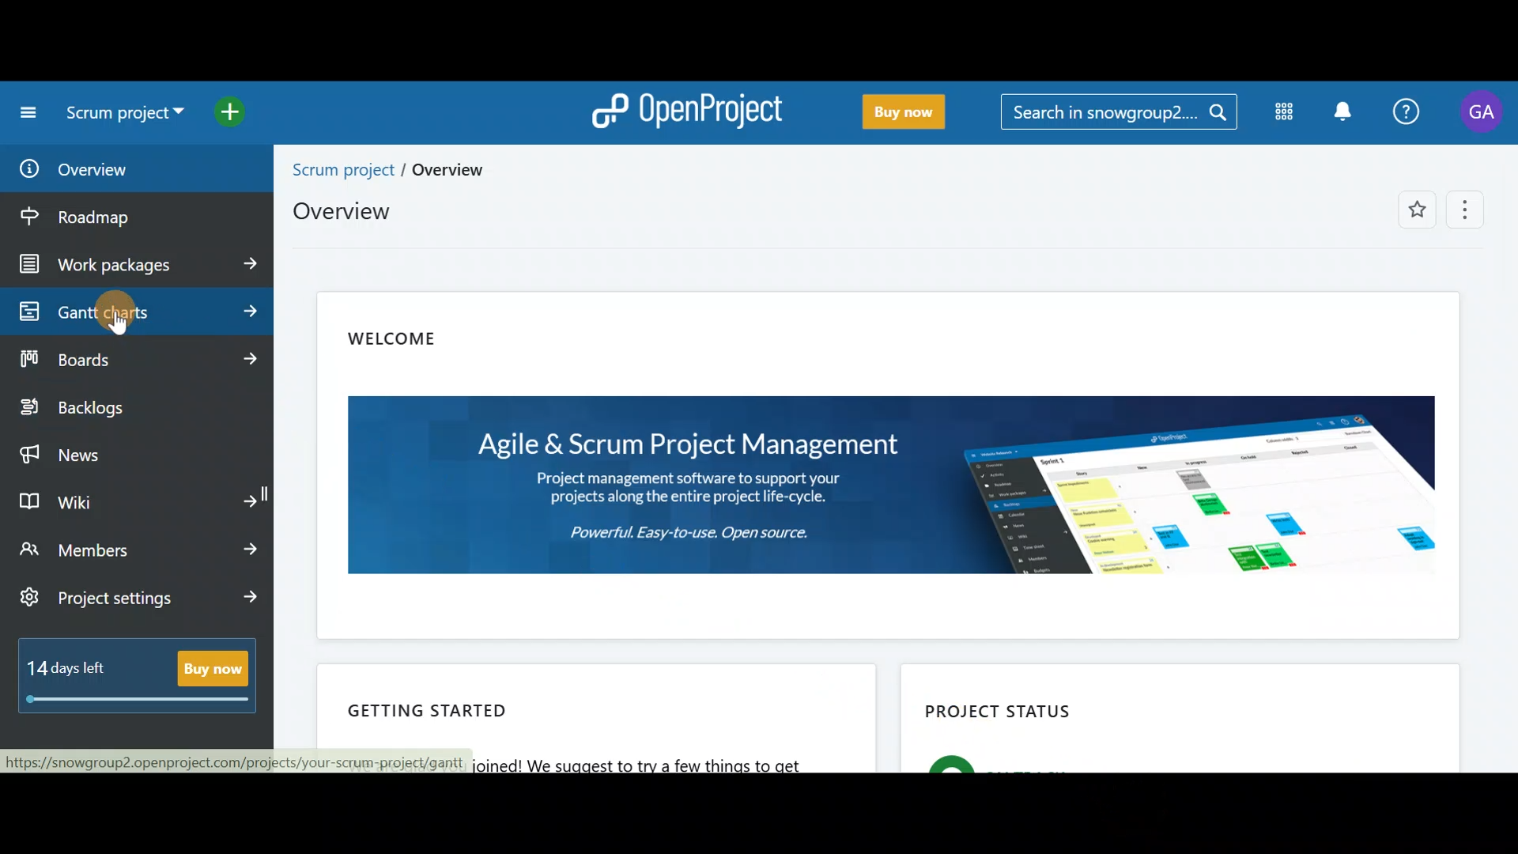 The image size is (1518, 854). What do you see at coordinates (138, 605) in the screenshot?
I see `Project settings` at bounding box center [138, 605].